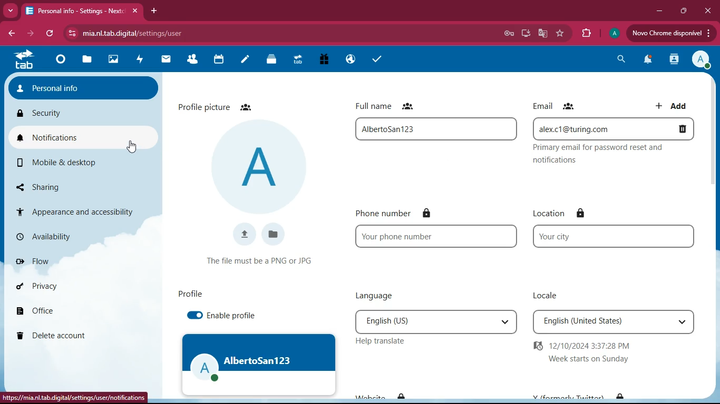 This screenshot has width=720, height=404. Describe the element at coordinates (234, 316) in the screenshot. I see `enable` at that location.